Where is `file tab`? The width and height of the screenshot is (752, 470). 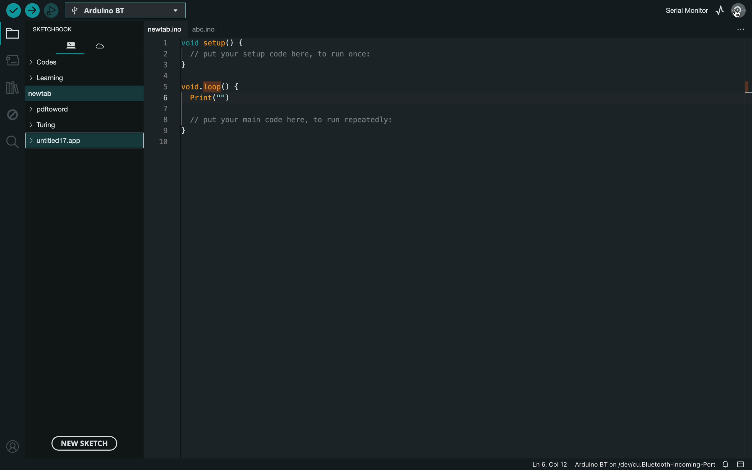 file tab is located at coordinates (164, 29).